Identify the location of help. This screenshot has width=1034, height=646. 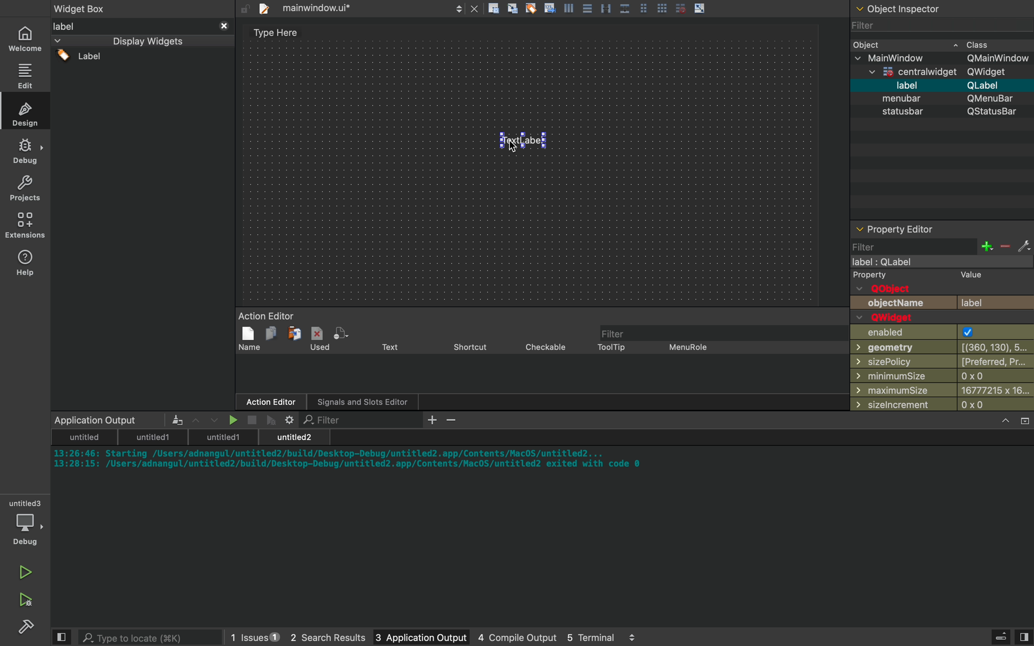
(26, 262).